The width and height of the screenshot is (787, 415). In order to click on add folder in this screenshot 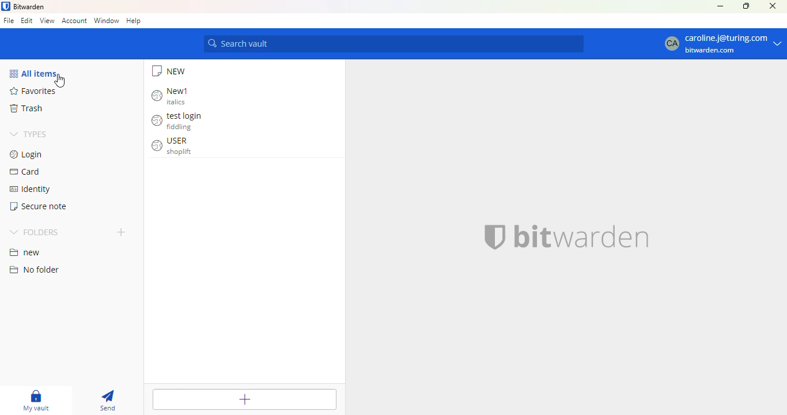, I will do `click(121, 232)`.